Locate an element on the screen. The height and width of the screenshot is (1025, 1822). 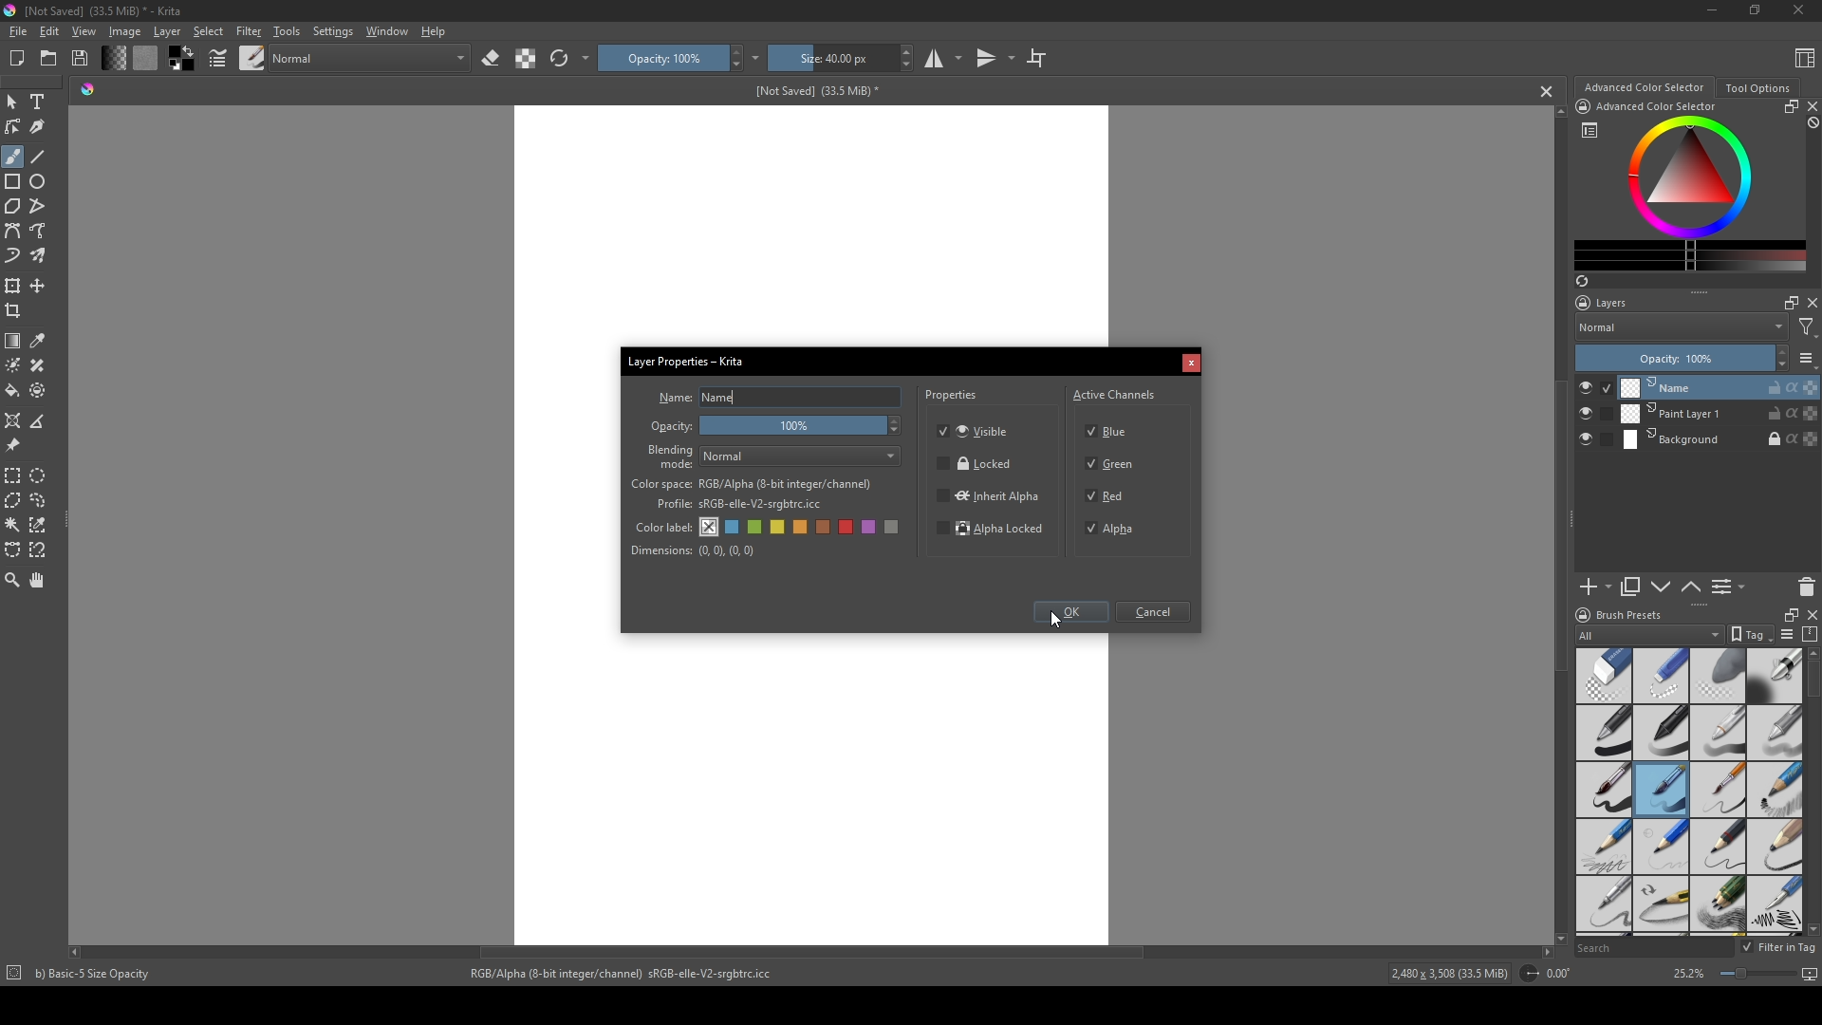
list is located at coordinates (1590, 130).